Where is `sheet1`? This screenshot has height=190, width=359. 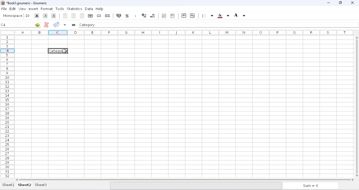
sheet1 is located at coordinates (8, 185).